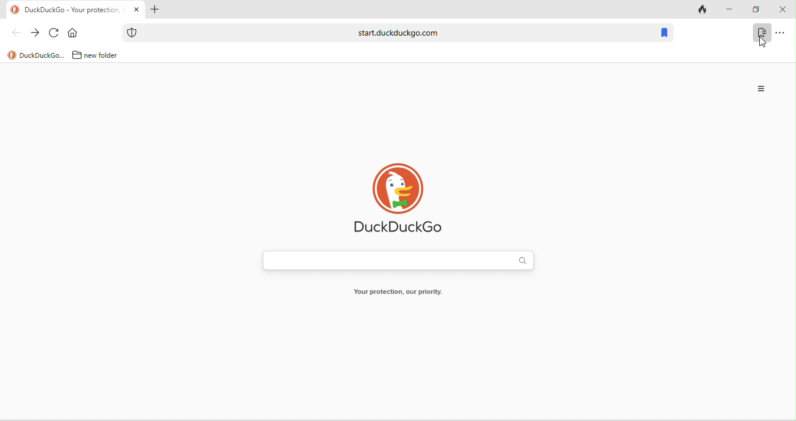 This screenshot has height=421, width=796. I want to click on add tab, so click(154, 9).